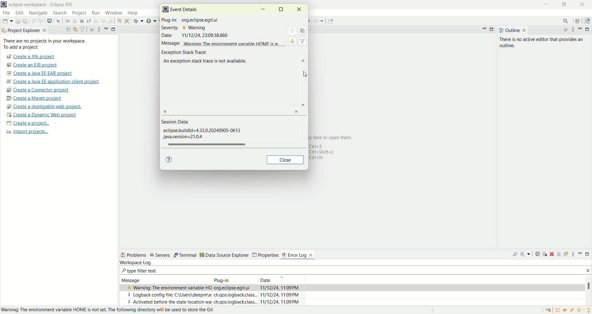 The height and width of the screenshot is (314, 592). What do you see at coordinates (44, 6) in the screenshot?
I see `eclipse-workspace-Eclipse-IDE` at bounding box center [44, 6].